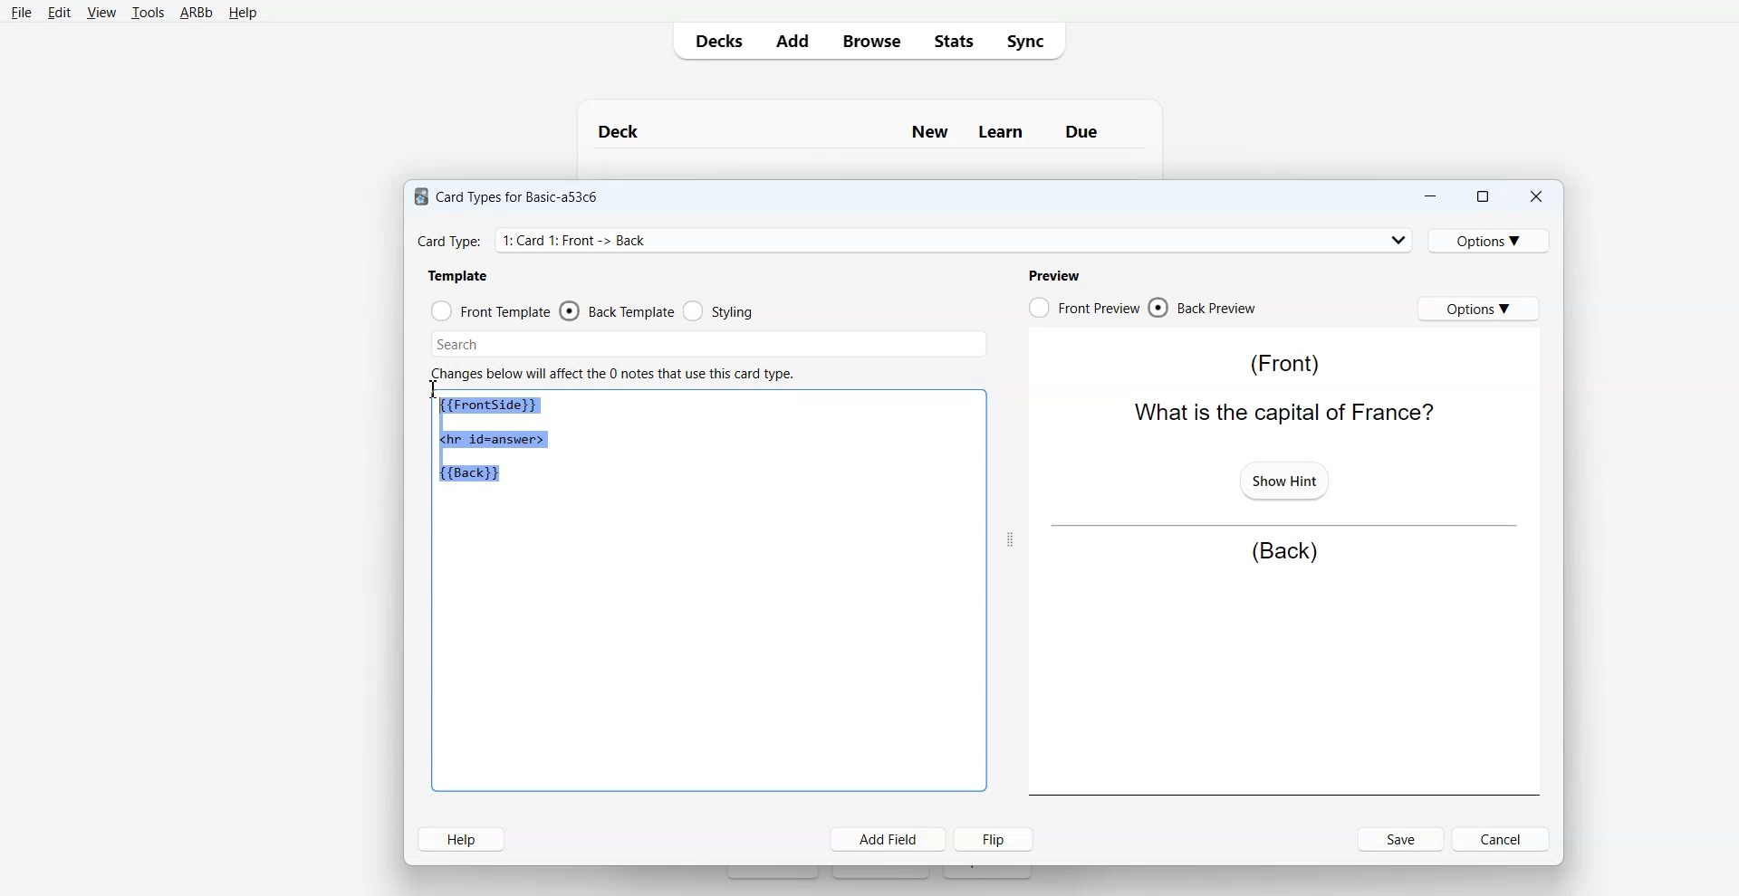 The height and width of the screenshot is (896, 1739). I want to click on Search Bar, so click(709, 344).